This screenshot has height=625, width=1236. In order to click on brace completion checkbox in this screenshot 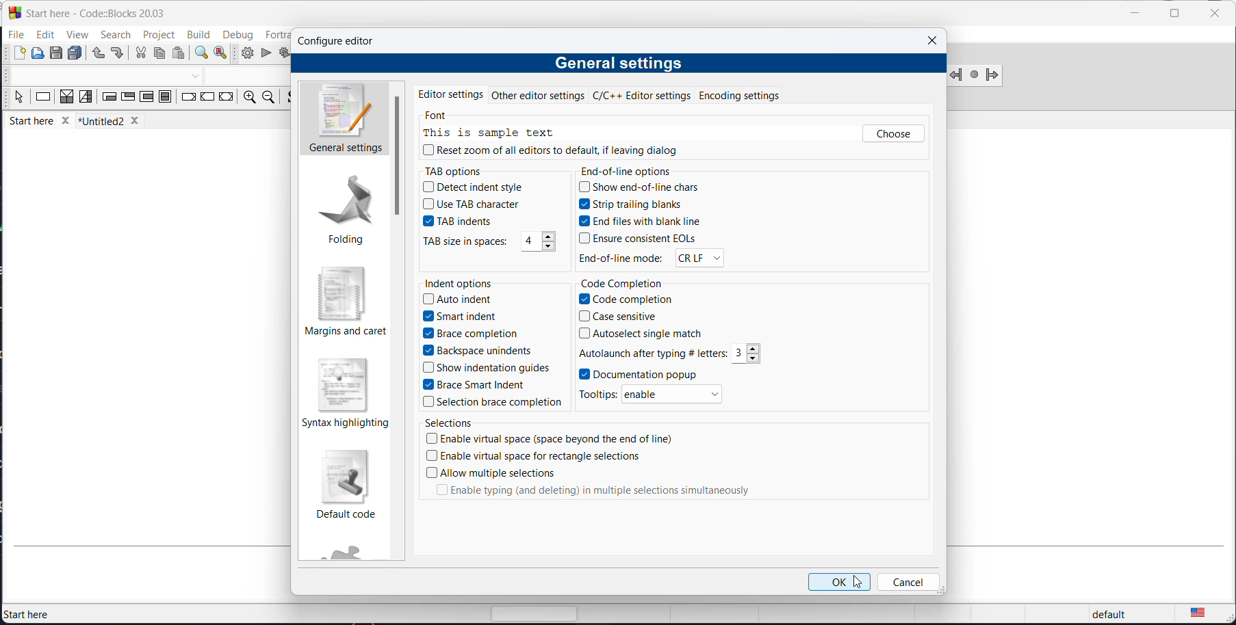, I will do `click(471, 334)`.